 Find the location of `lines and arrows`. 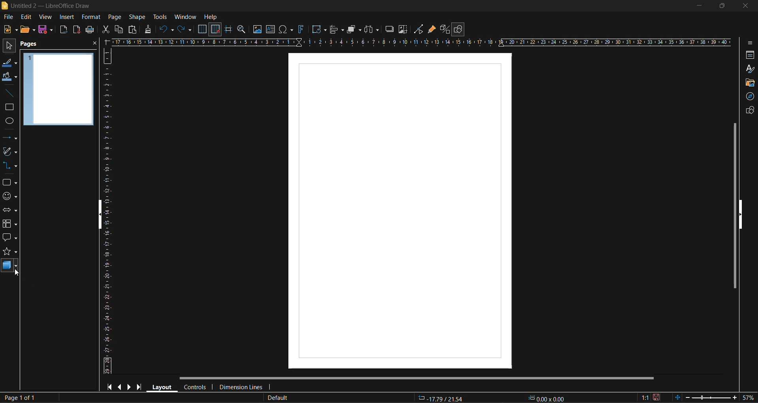

lines and arrows is located at coordinates (10, 138).